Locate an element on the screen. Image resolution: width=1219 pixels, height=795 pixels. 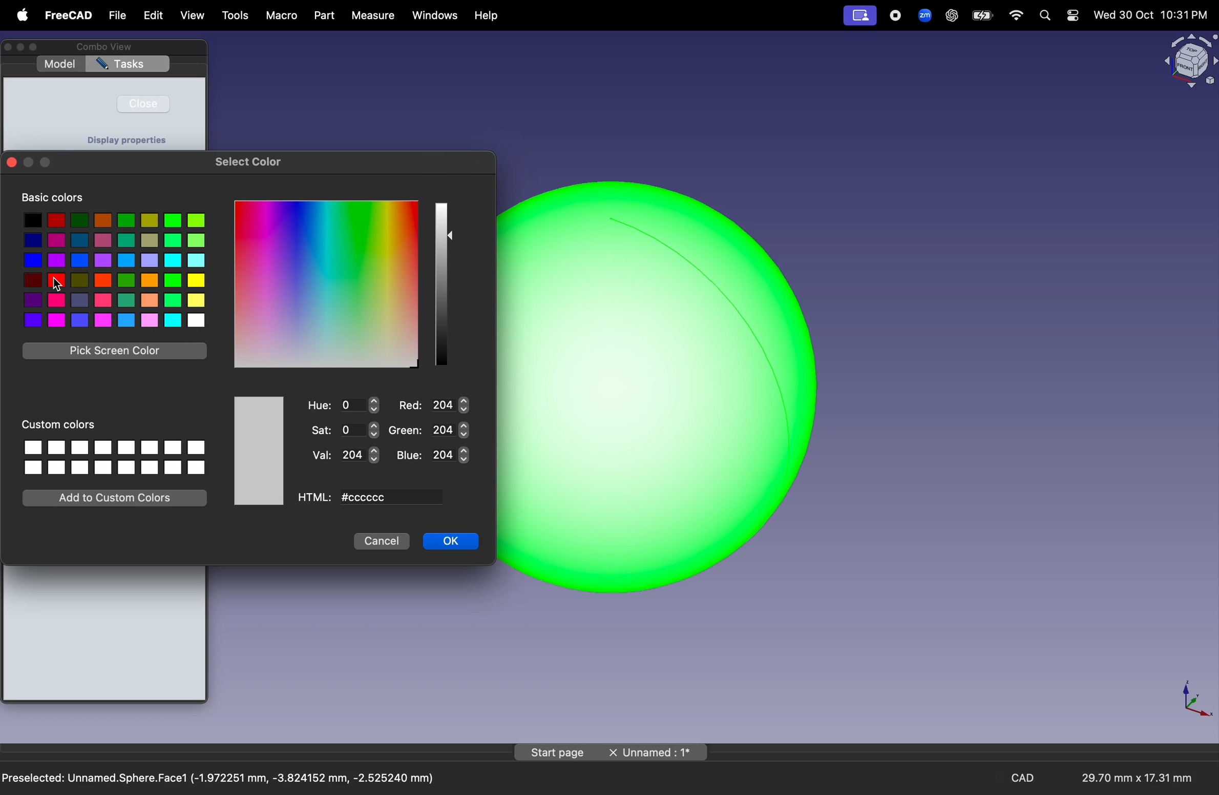
shade is located at coordinates (440, 284).